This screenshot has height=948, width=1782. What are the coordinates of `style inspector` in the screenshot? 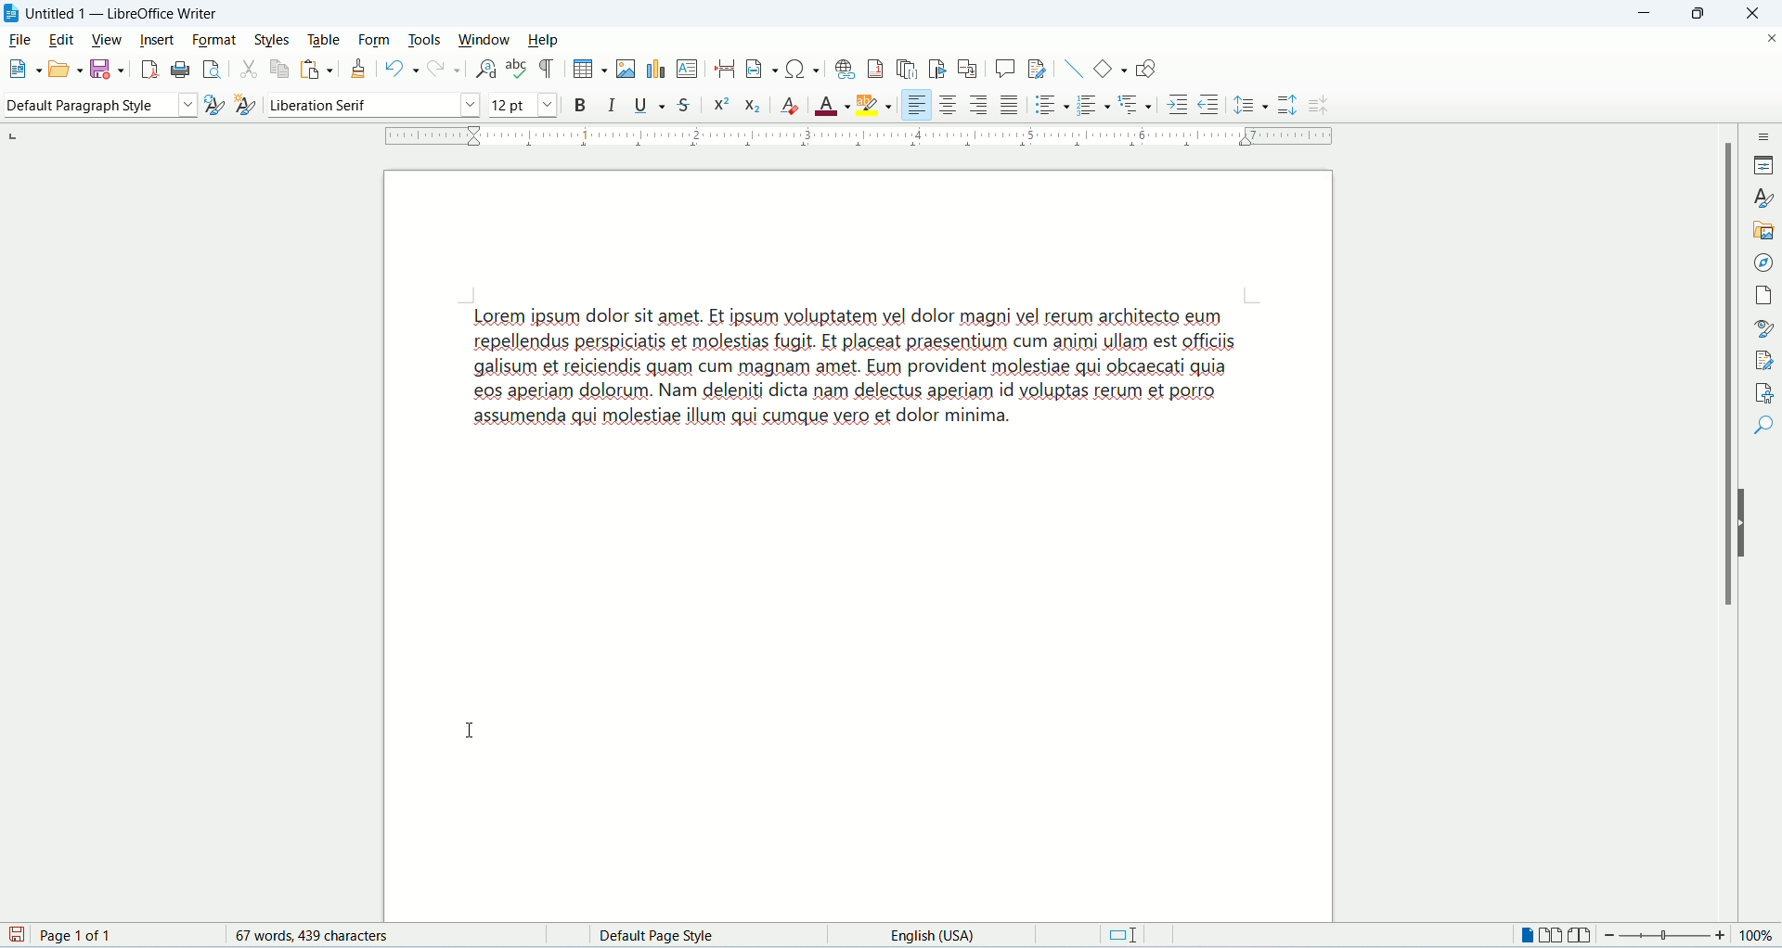 It's located at (1766, 328).